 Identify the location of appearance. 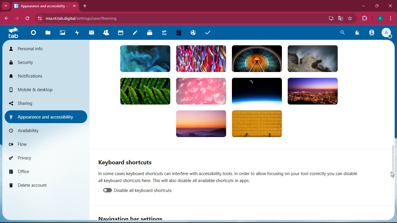
(44, 117).